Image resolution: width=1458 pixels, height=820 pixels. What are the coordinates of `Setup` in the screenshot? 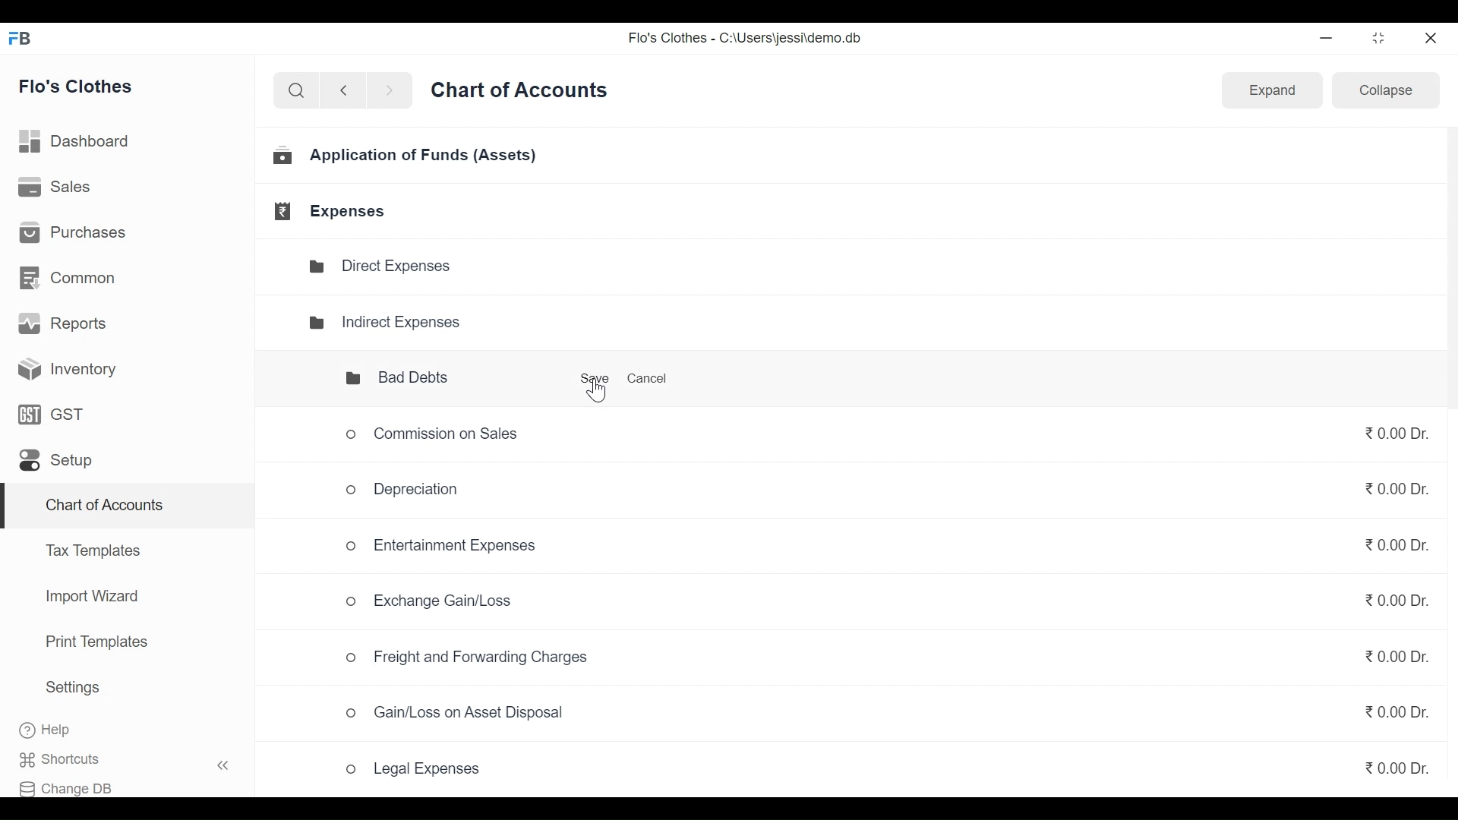 It's located at (55, 464).